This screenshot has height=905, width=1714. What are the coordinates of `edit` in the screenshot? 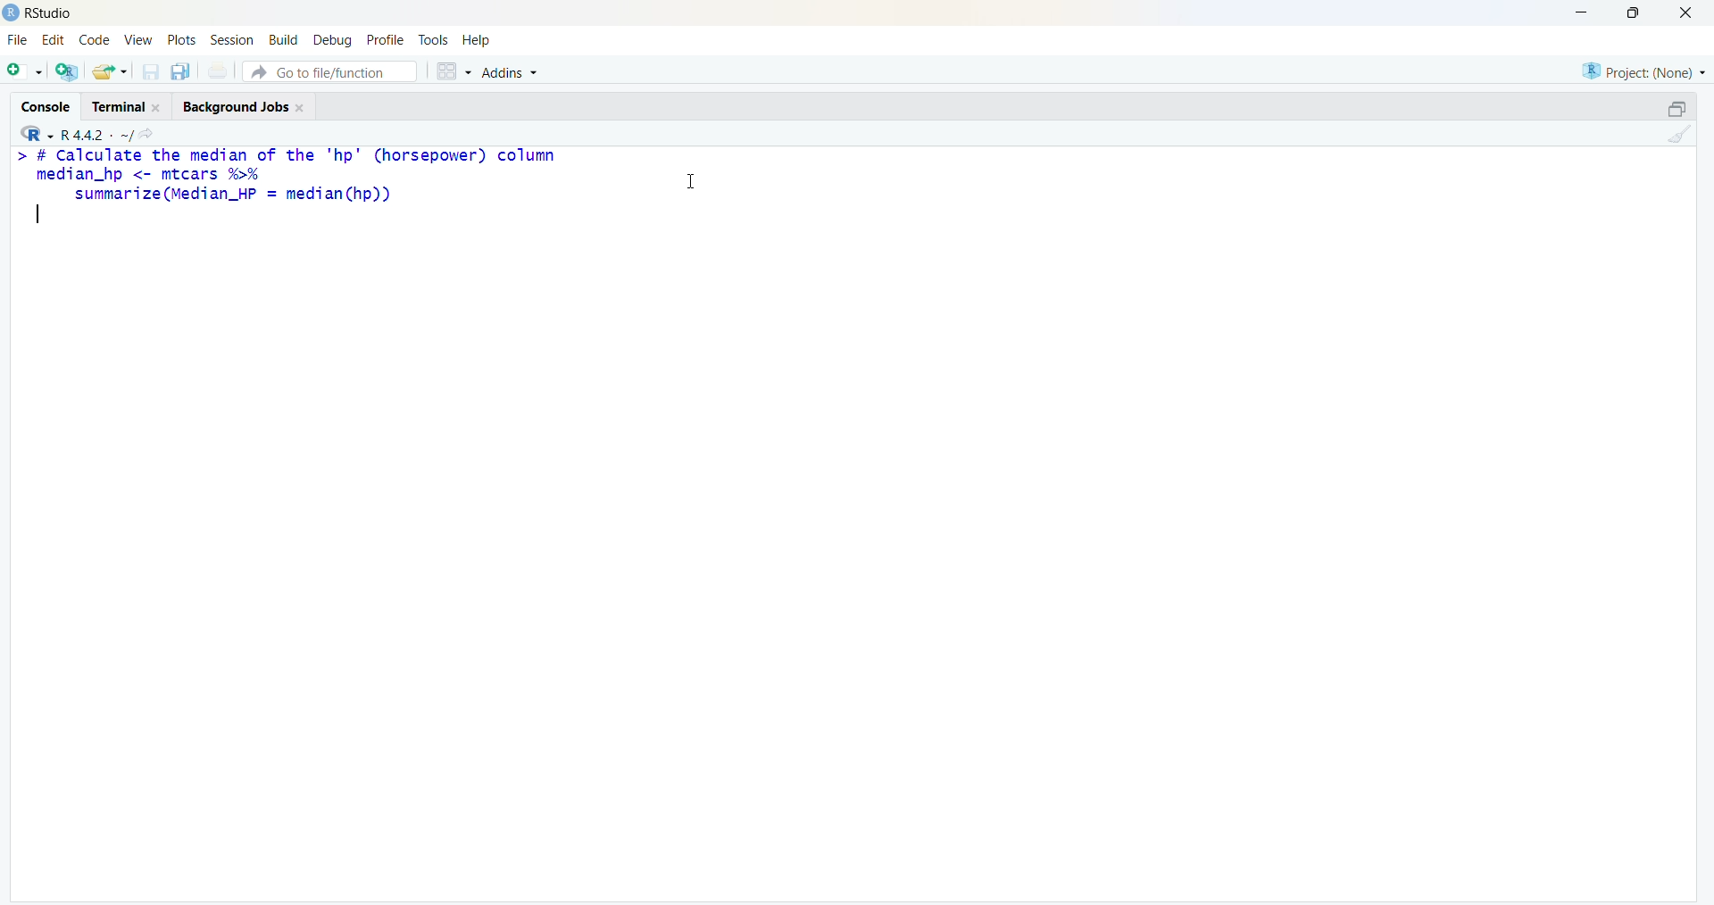 It's located at (53, 39).